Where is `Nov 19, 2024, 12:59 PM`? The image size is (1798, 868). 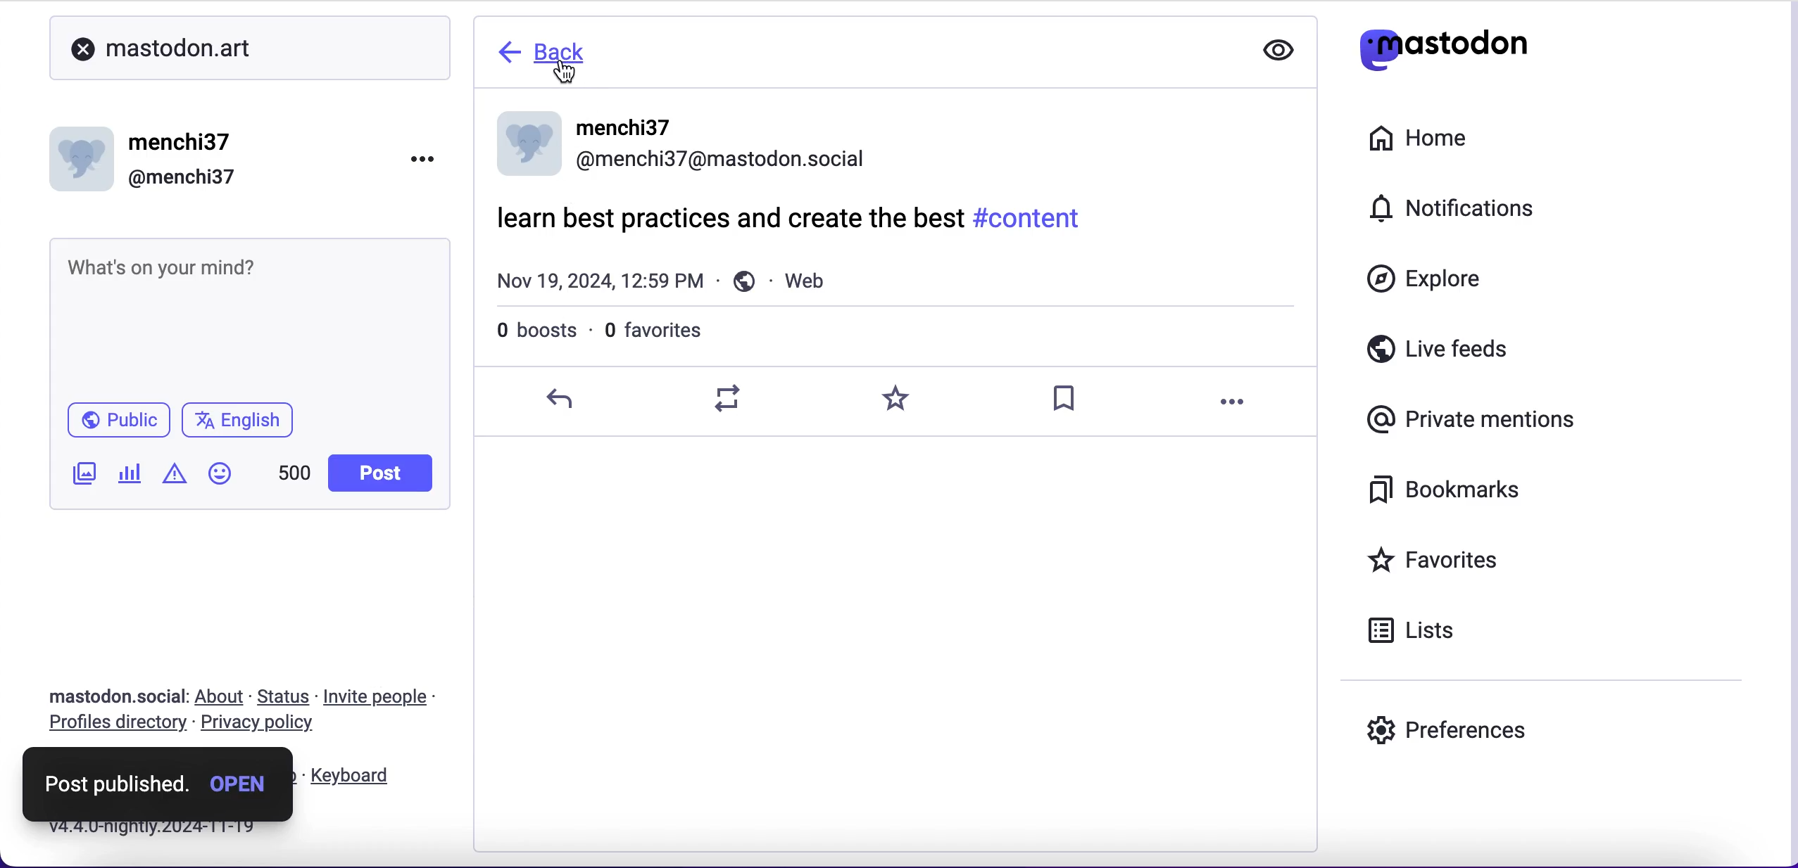 Nov 19, 2024, 12:59 PM is located at coordinates (598, 283).